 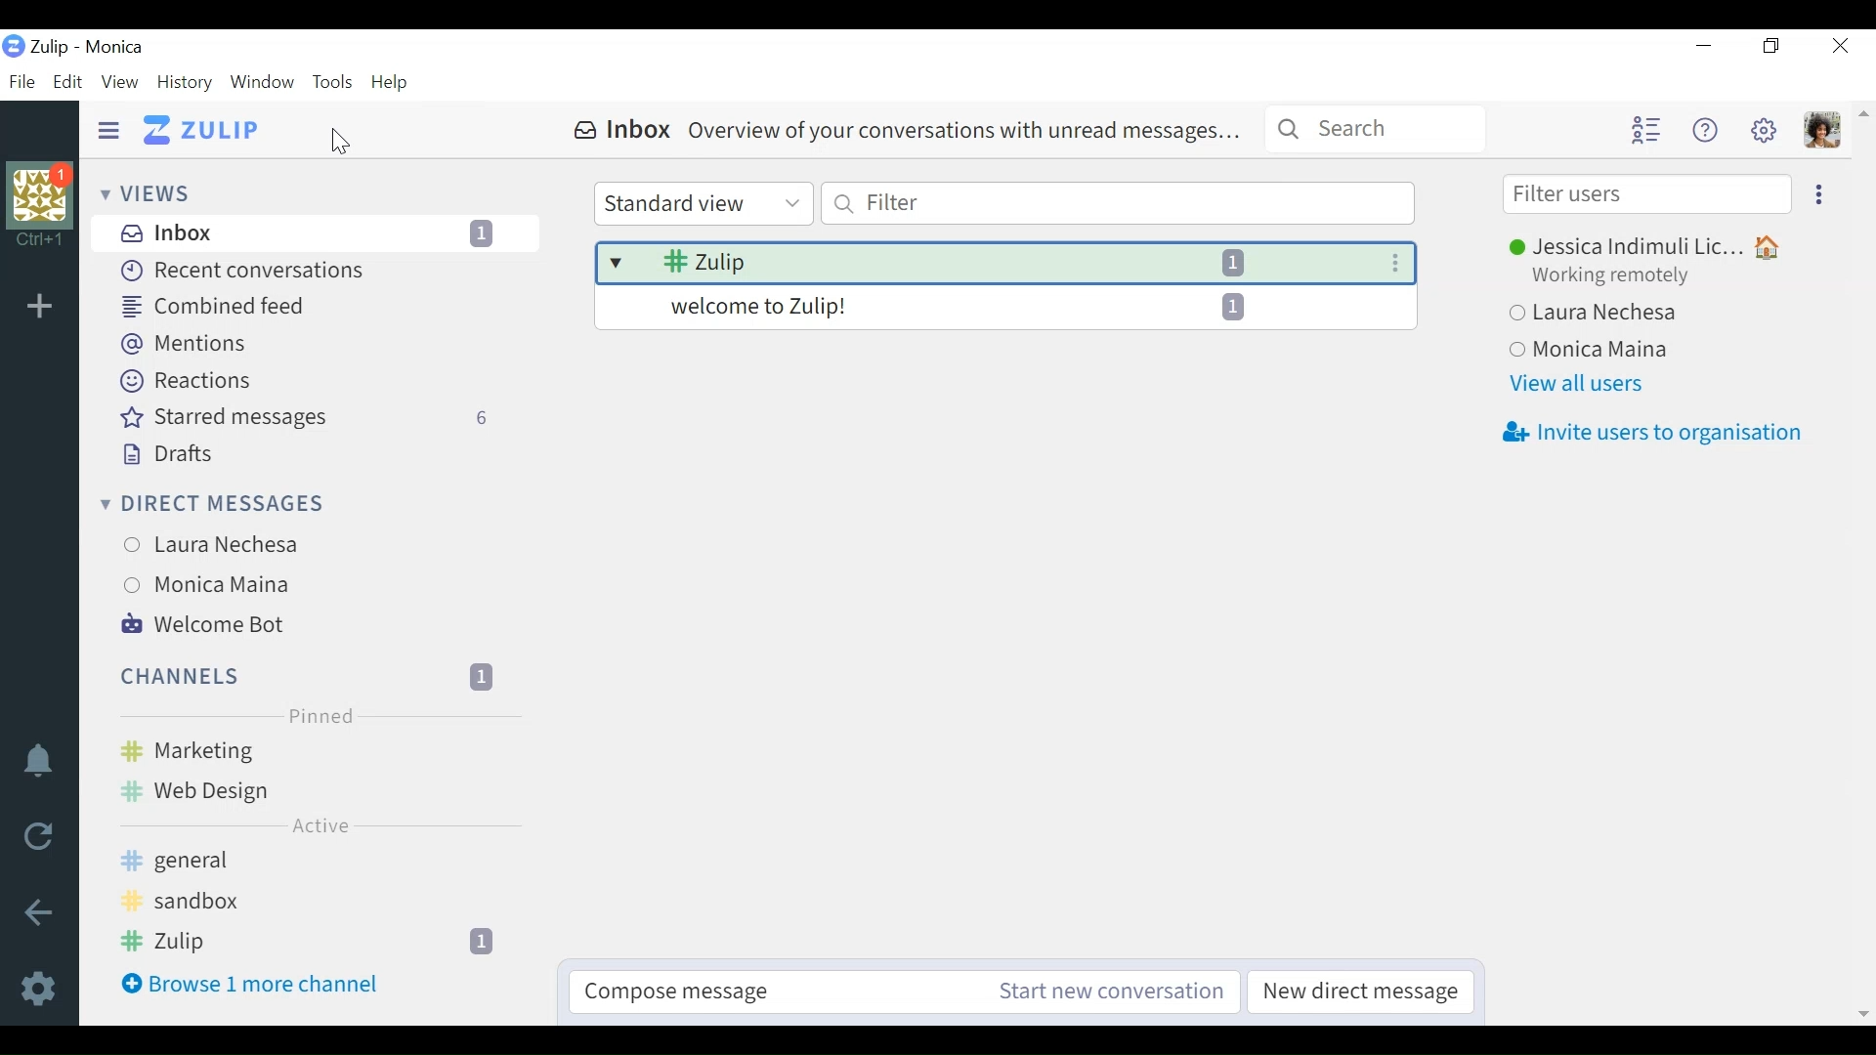 I want to click on Active, so click(x=316, y=825).